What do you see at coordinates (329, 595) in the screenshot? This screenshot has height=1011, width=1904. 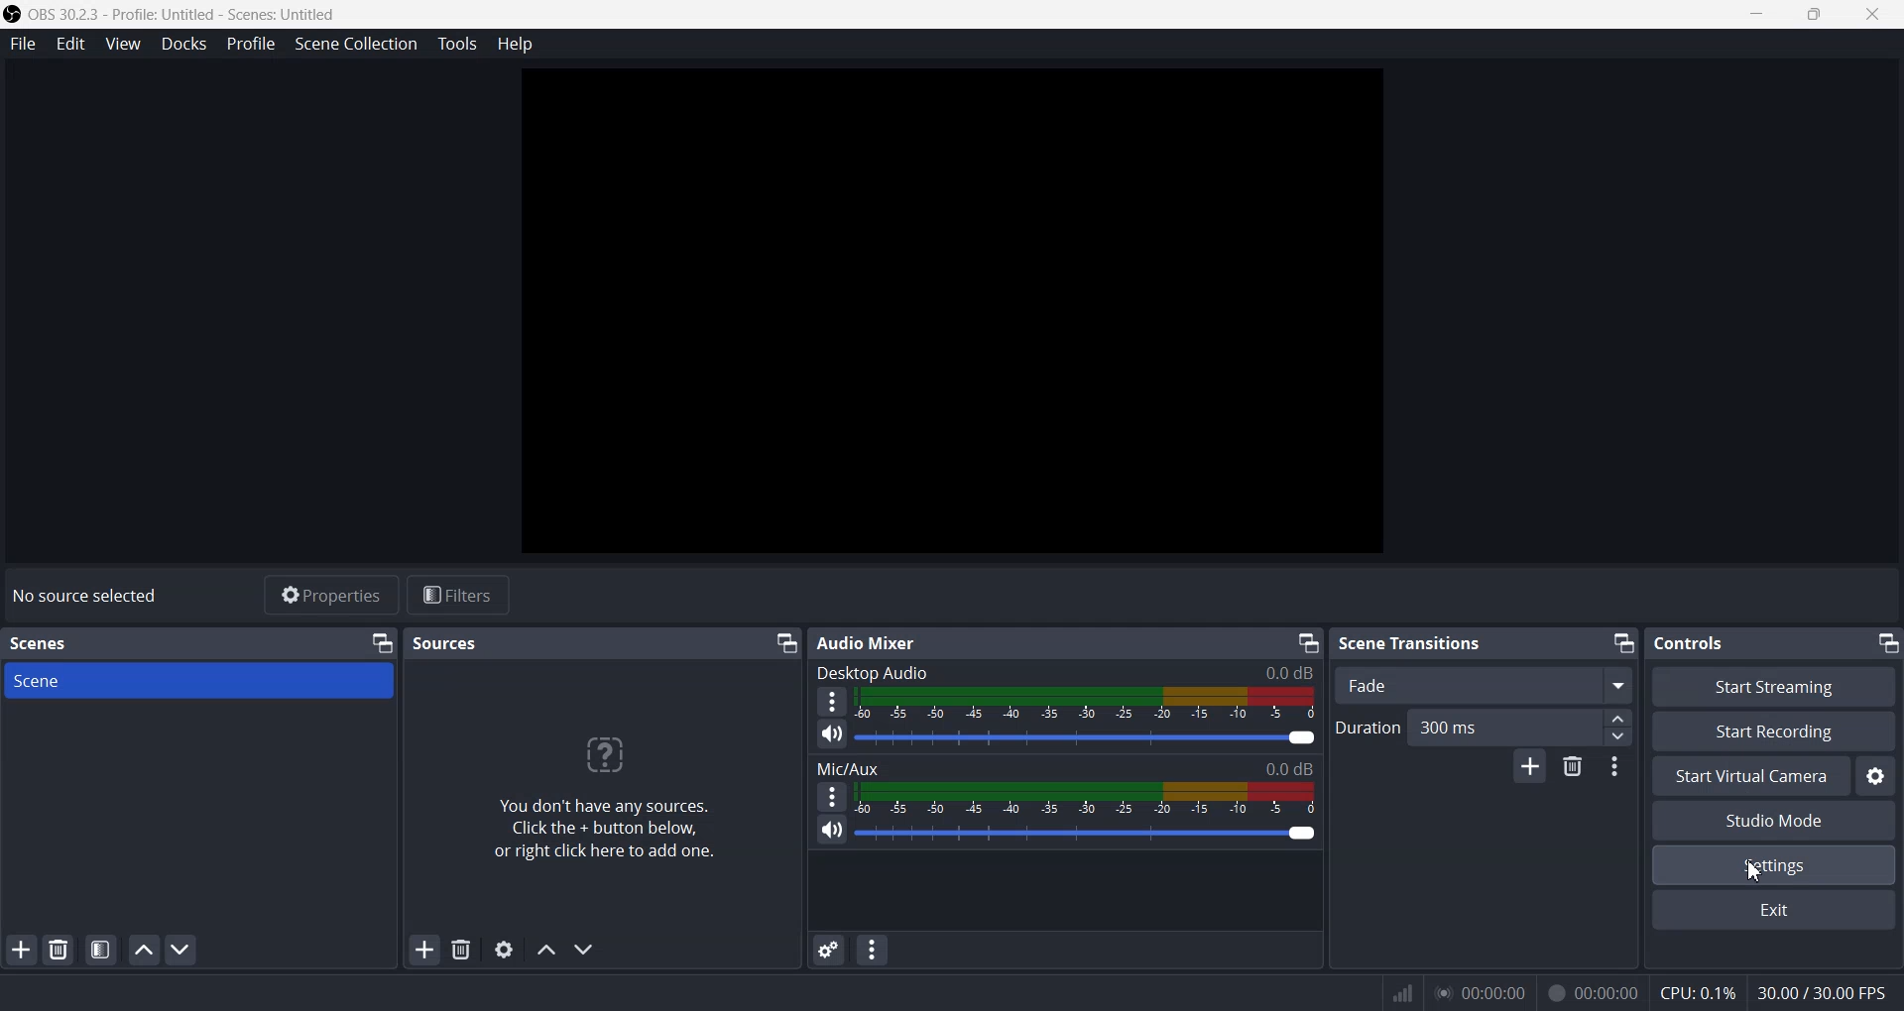 I see `Properties` at bounding box center [329, 595].